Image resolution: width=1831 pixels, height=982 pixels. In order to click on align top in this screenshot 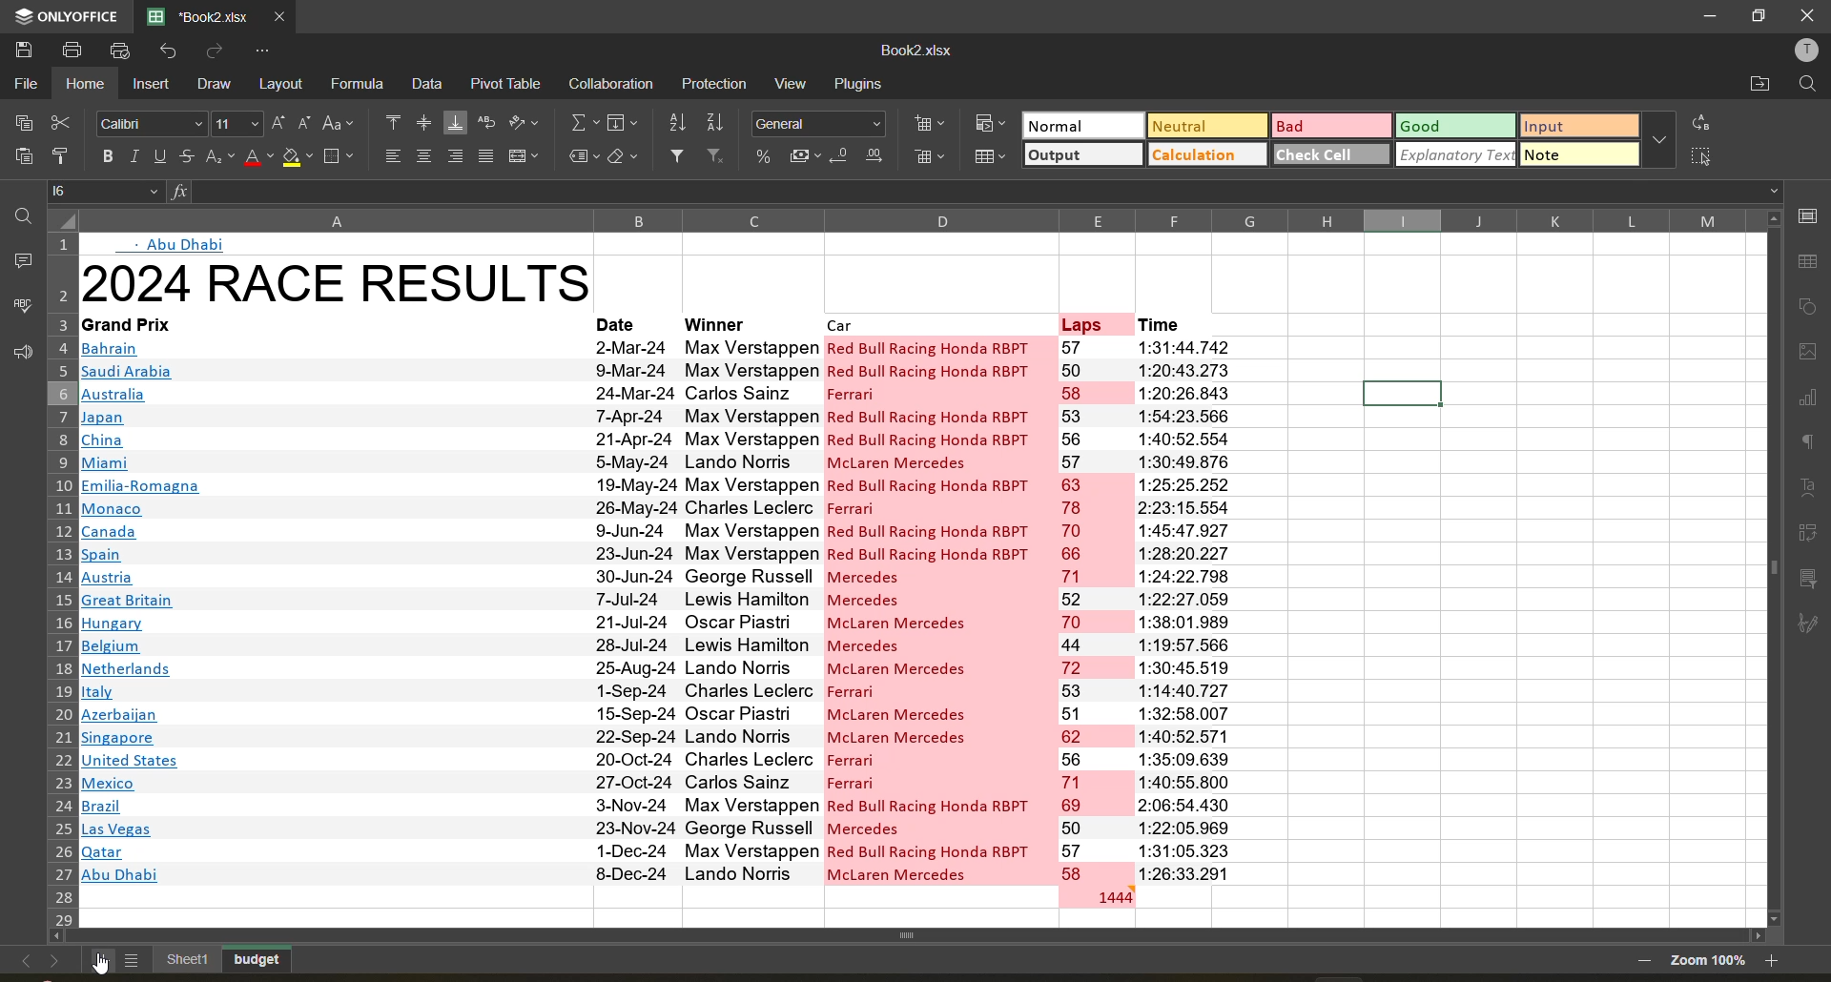, I will do `click(395, 123)`.